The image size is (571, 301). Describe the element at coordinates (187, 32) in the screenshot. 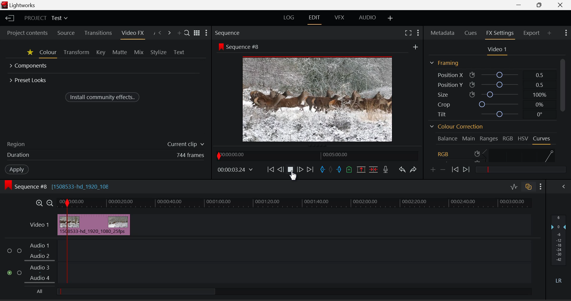

I see `Search` at that location.